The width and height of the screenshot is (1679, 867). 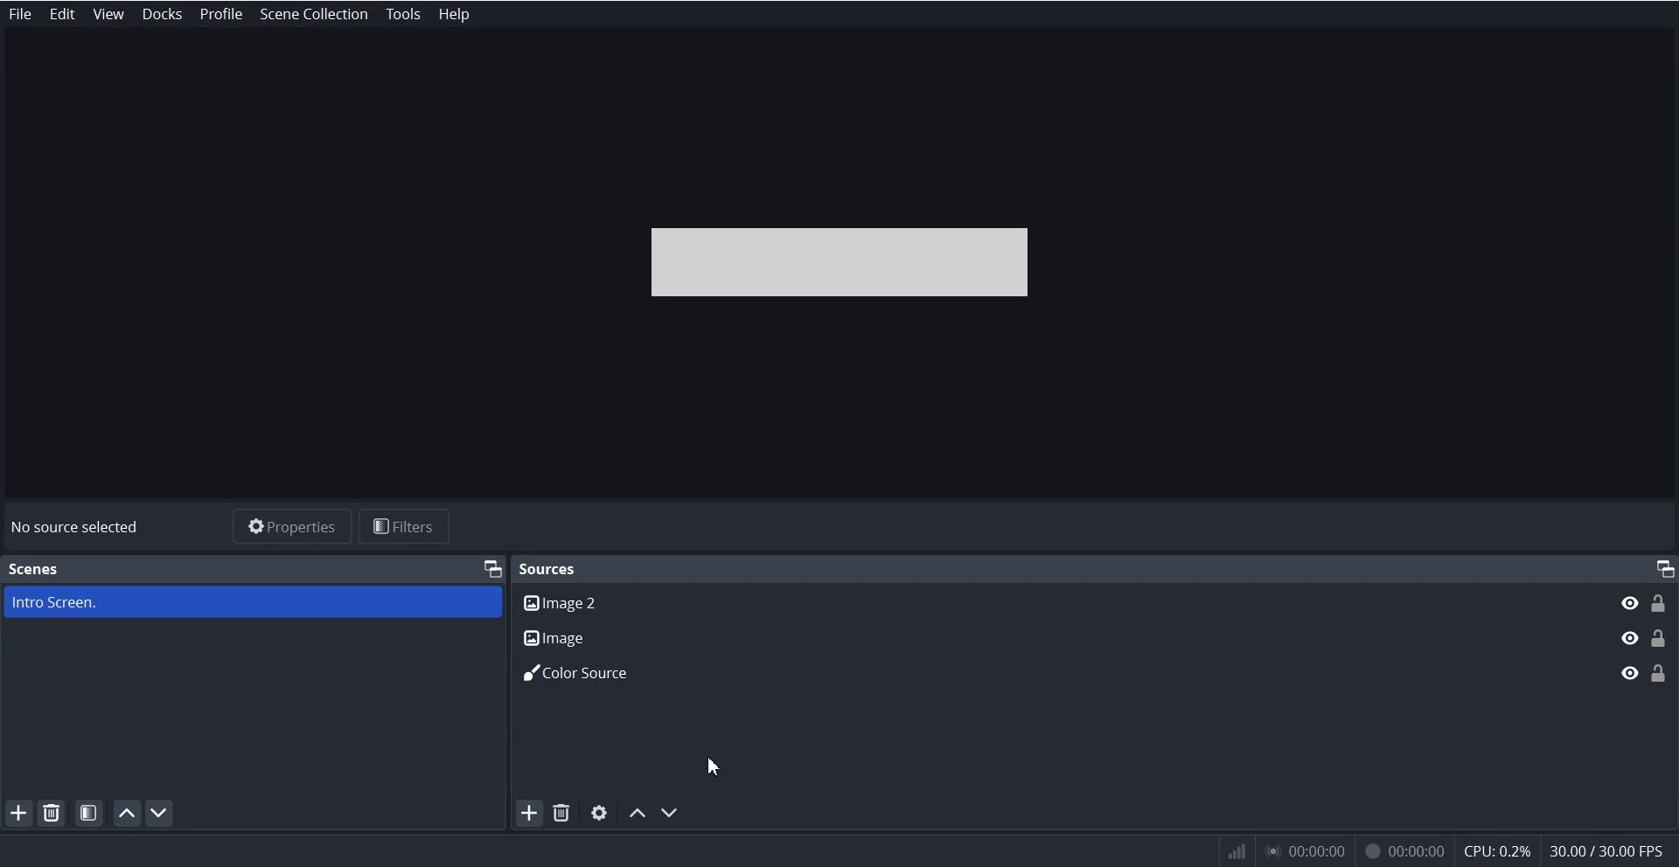 What do you see at coordinates (1055, 635) in the screenshot?
I see `Image` at bounding box center [1055, 635].